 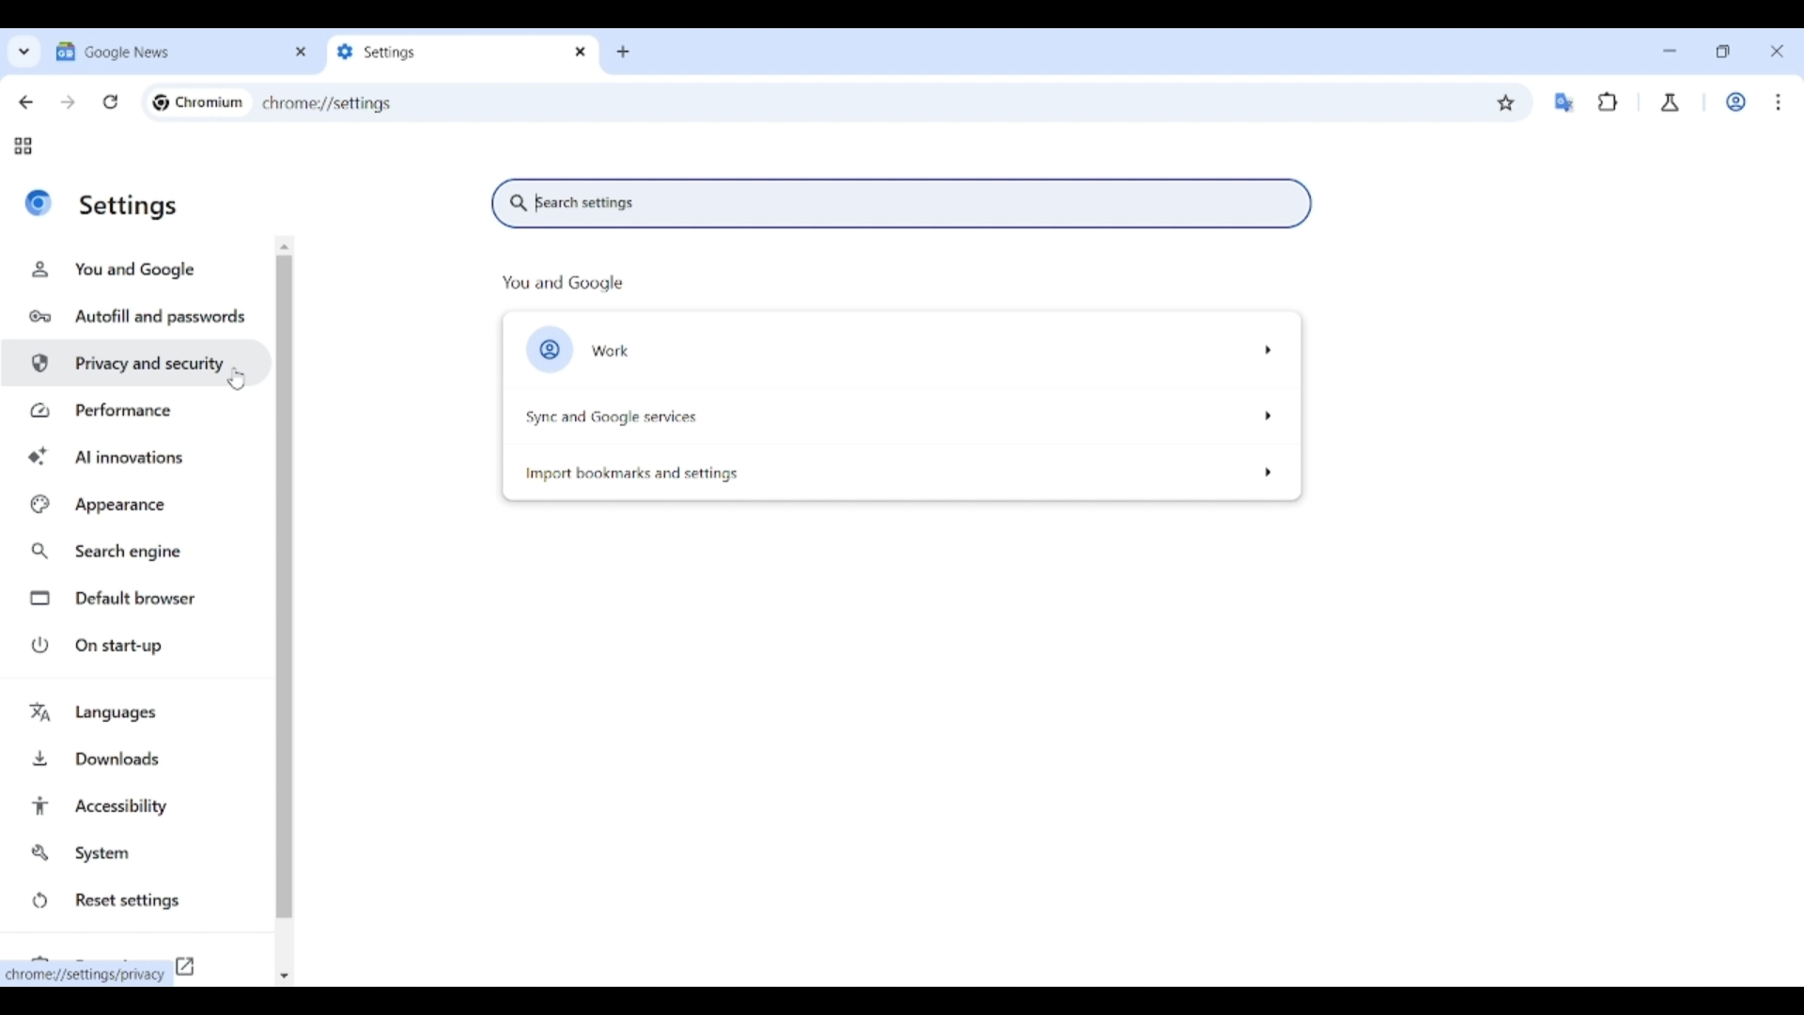 I want to click on Appearance, so click(x=136, y=505).